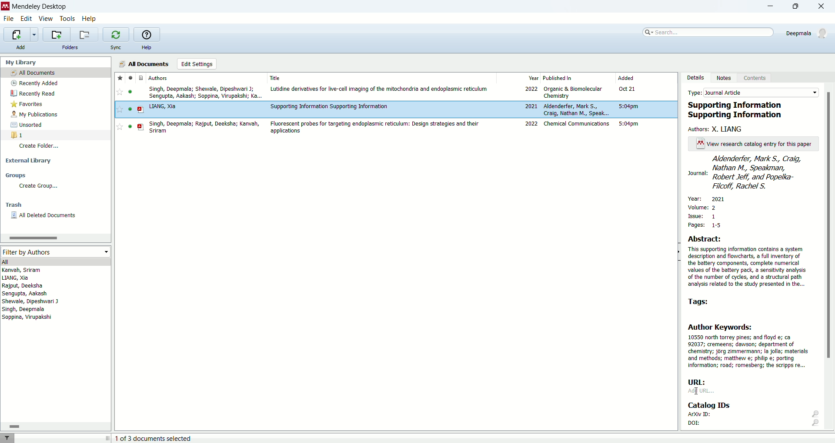  I want to click on file, so click(10, 19).